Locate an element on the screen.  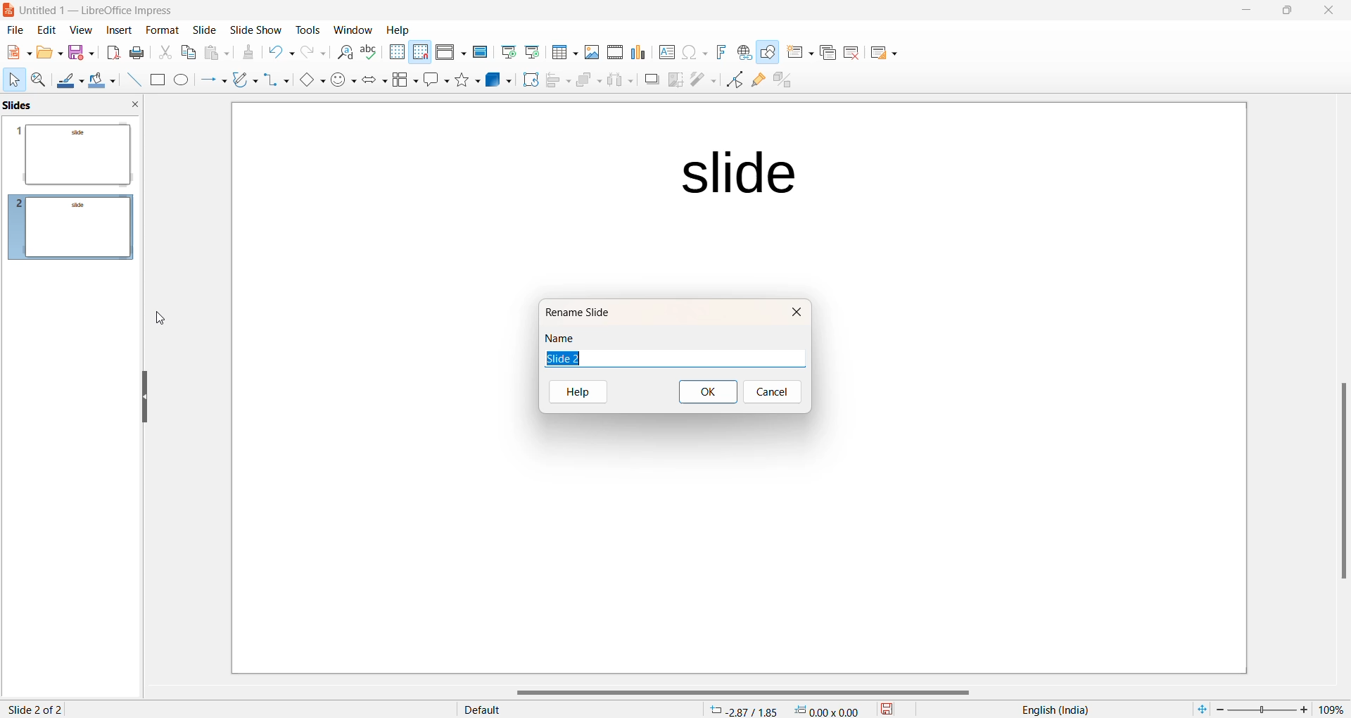
line and arrows is located at coordinates (210, 80).